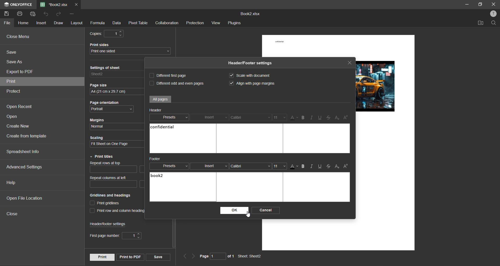 This screenshot has height=266, width=500. I want to click on book2, so click(157, 176).